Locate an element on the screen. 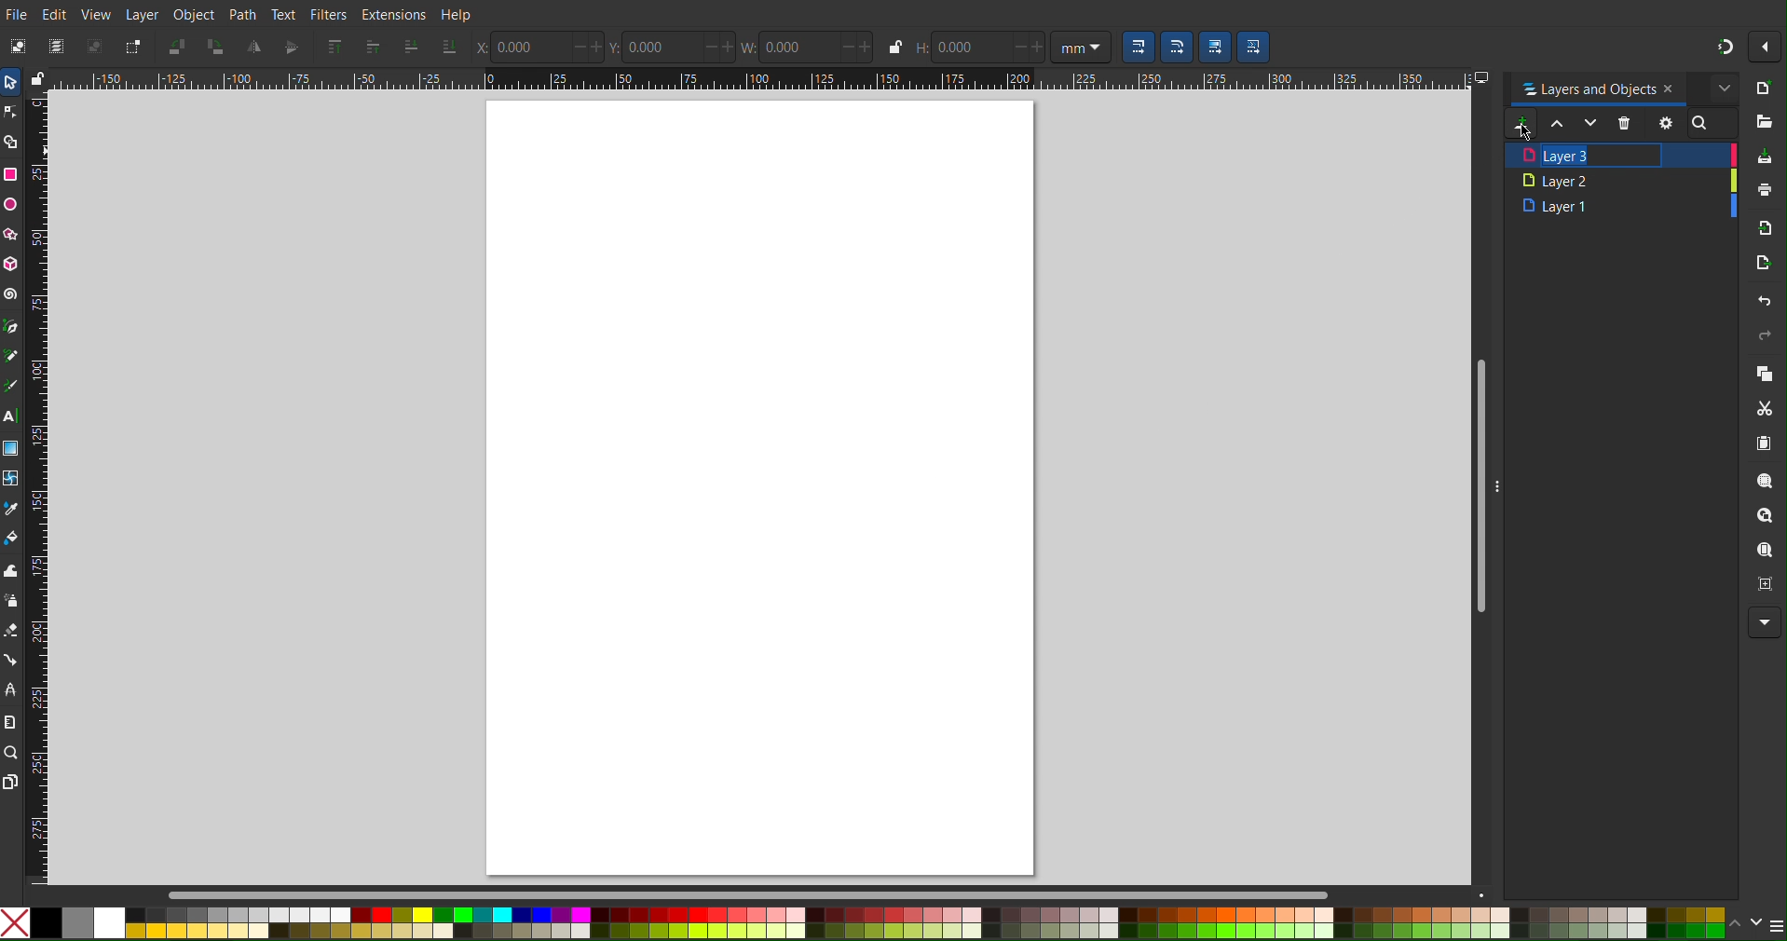 The height and width of the screenshot is (941, 1787). Object is located at coordinates (195, 14).